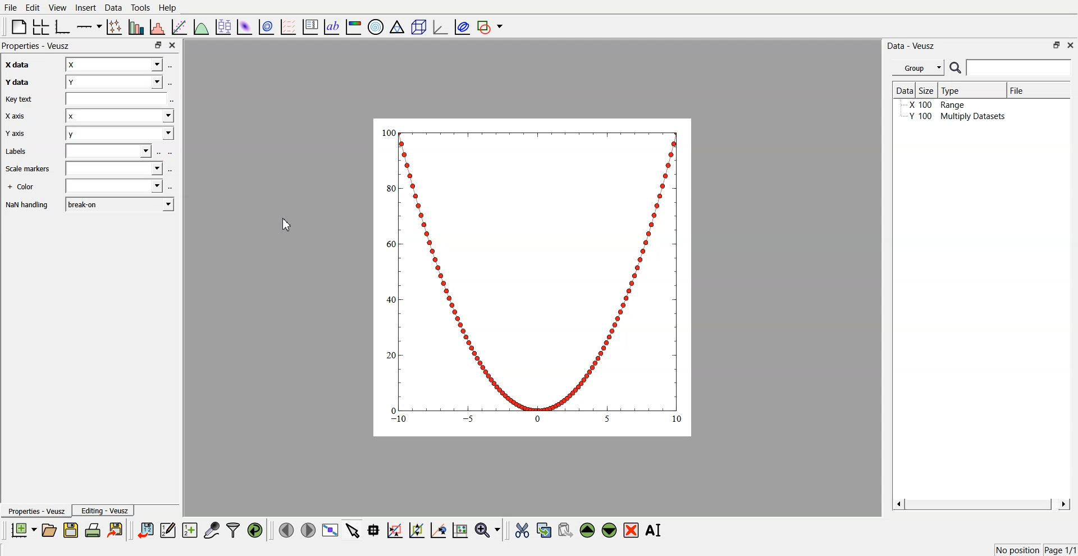 This screenshot has width=1078, height=556. I want to click on reload the data points, so click(255, 531).